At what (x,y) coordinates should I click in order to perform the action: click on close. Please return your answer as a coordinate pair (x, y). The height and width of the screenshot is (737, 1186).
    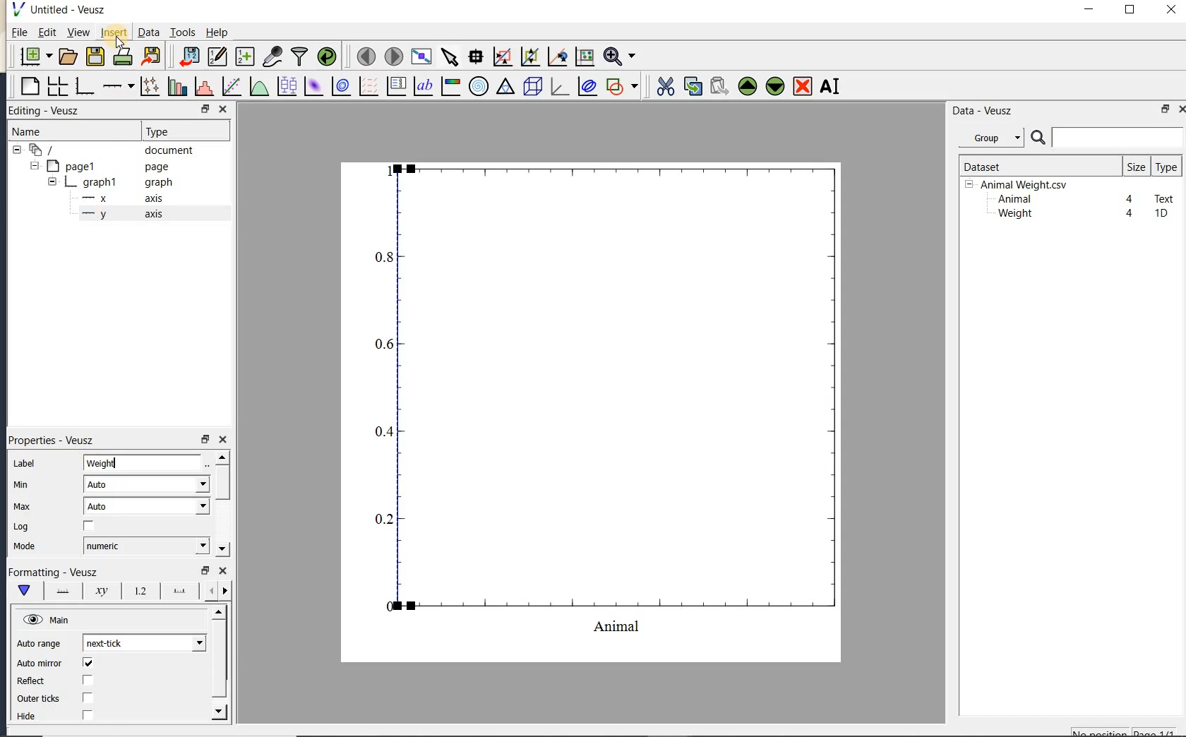
    Looking at the image, I should click on (1171, 11).